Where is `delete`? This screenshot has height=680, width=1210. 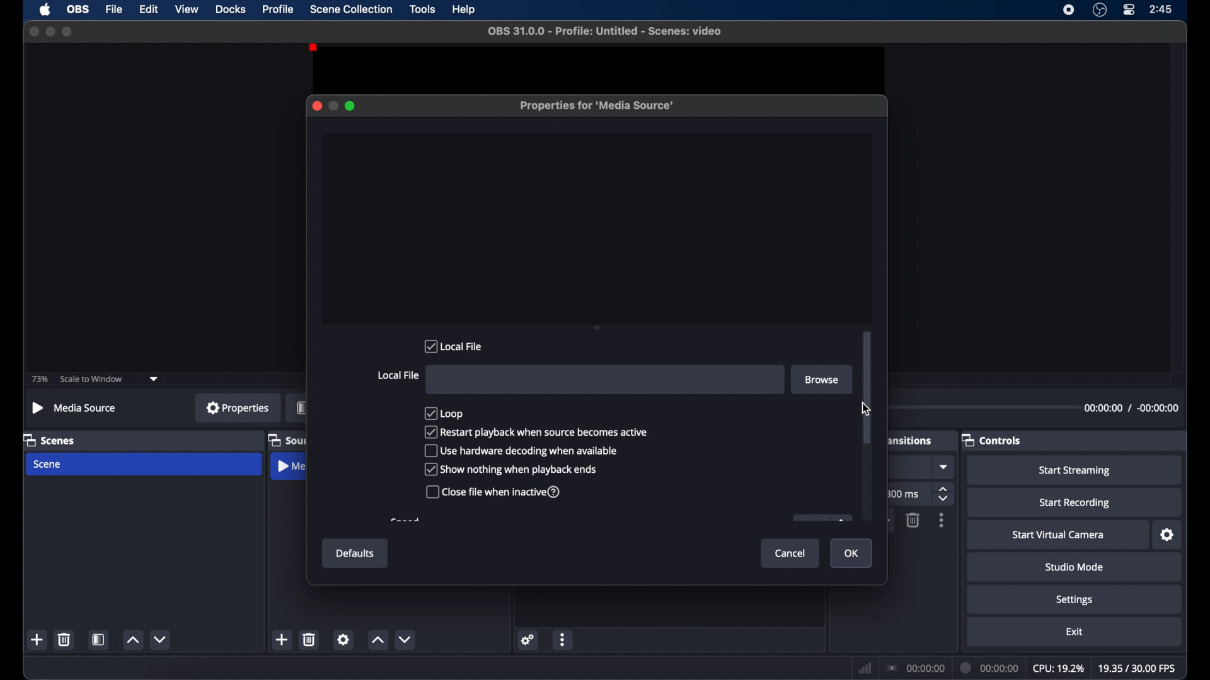
delete is located at coordinates (912, 520).